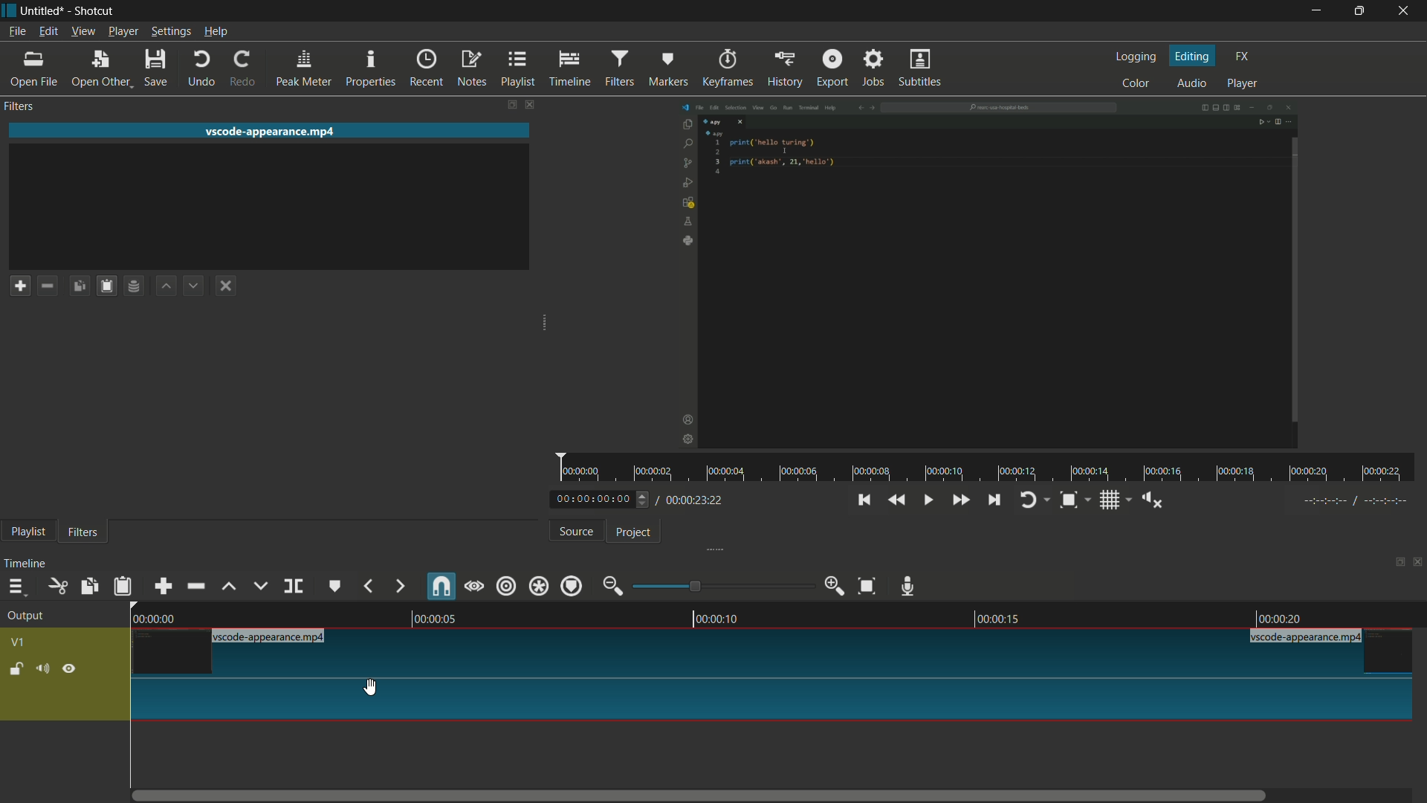  What do you see at coordinates (1149, 501) in the screenshot?
I see `show volume control` at bounding box center [1149, 501].